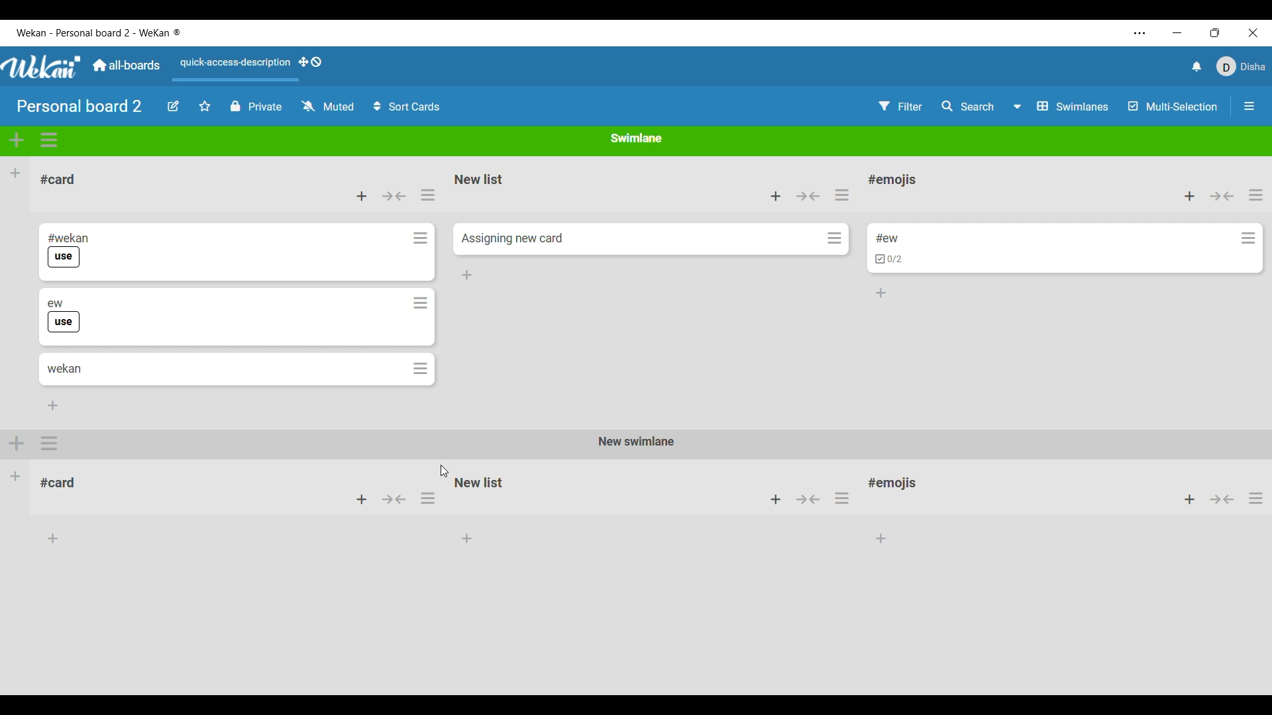 This screenshot has width=1272, height=715. Describe the element at coordinates (450, 472) in the screenshot. I see `cursor` at that location.